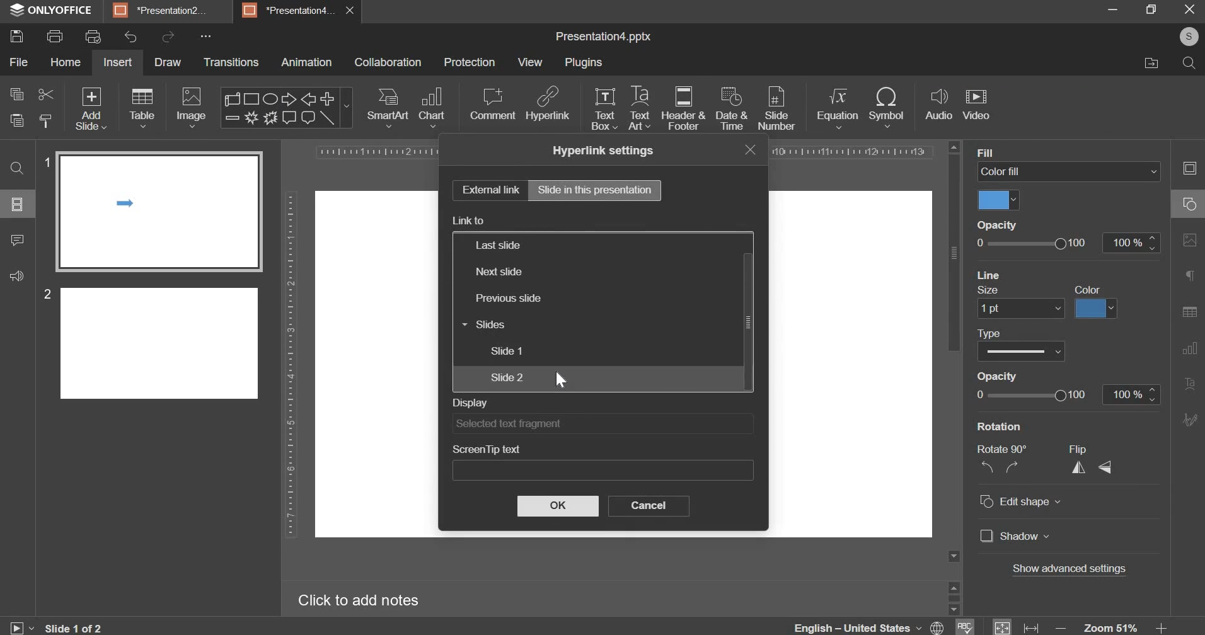 The width and height of the screenshot is (1205, 635). I want to click on minimise, so click(1103, 9).